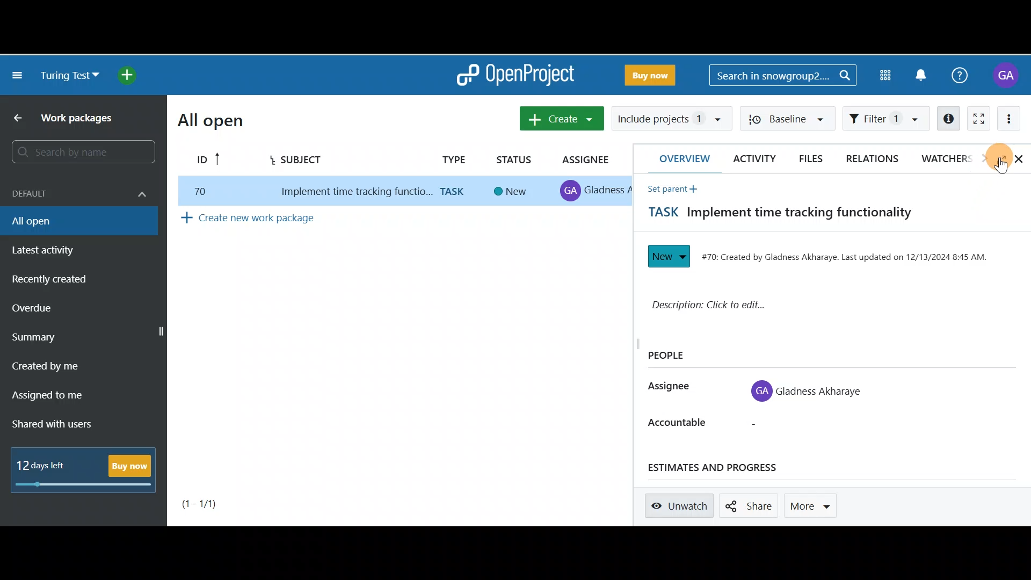 The image size is (1031, 580). What do you see at coordinates (87, 467) in the screenshot?
I see `12 days left - Buy Now` at bounding box center [87, 467].